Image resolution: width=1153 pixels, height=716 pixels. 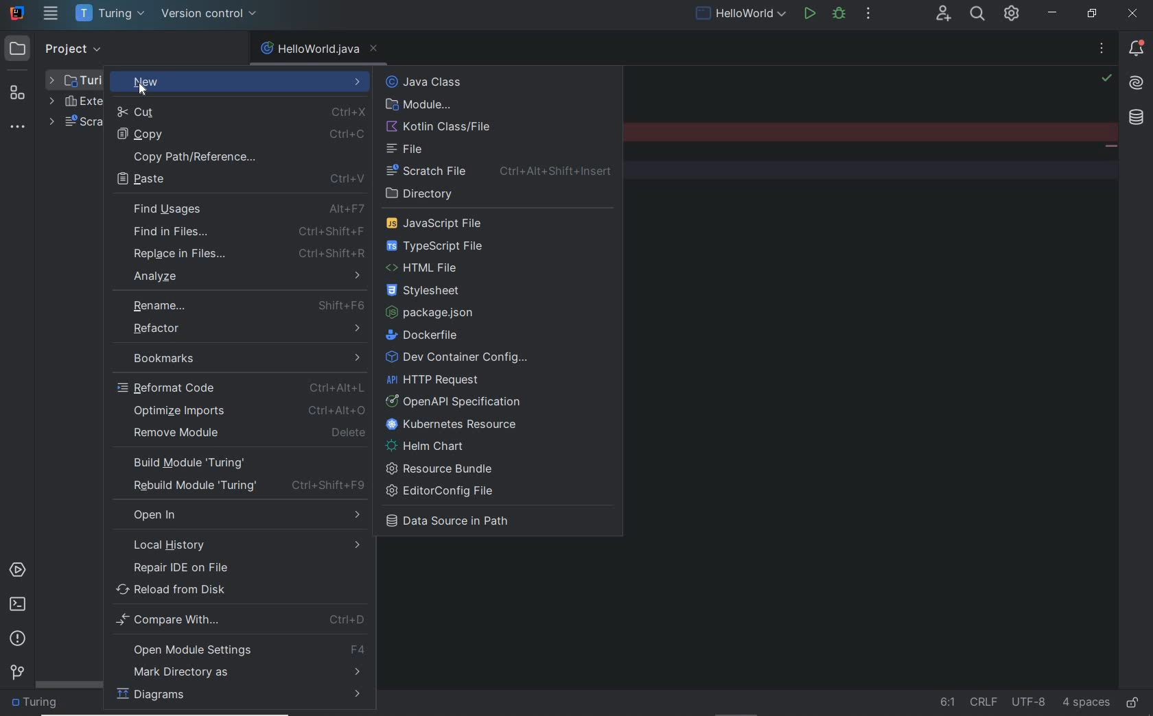 What do you see at coordinates (441, 246) in the screenshot?
I see `TypeScript File` at bounding box center [441, 246].